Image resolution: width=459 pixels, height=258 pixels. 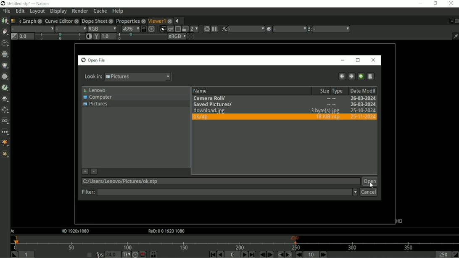 I want to click on fps, so click(x=100, y=254).